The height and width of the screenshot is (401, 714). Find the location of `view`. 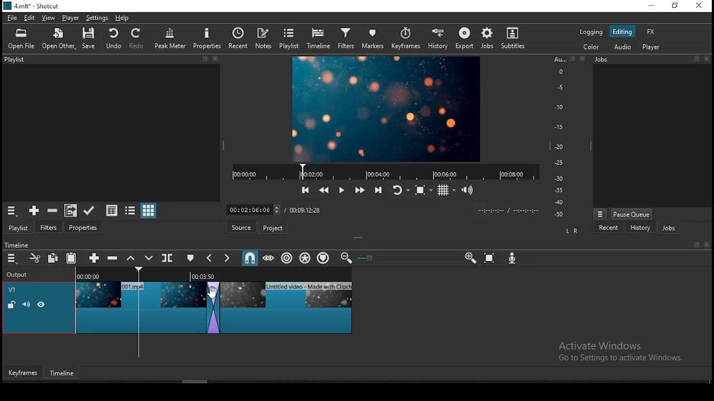

view is located at coordinates (47, 17).